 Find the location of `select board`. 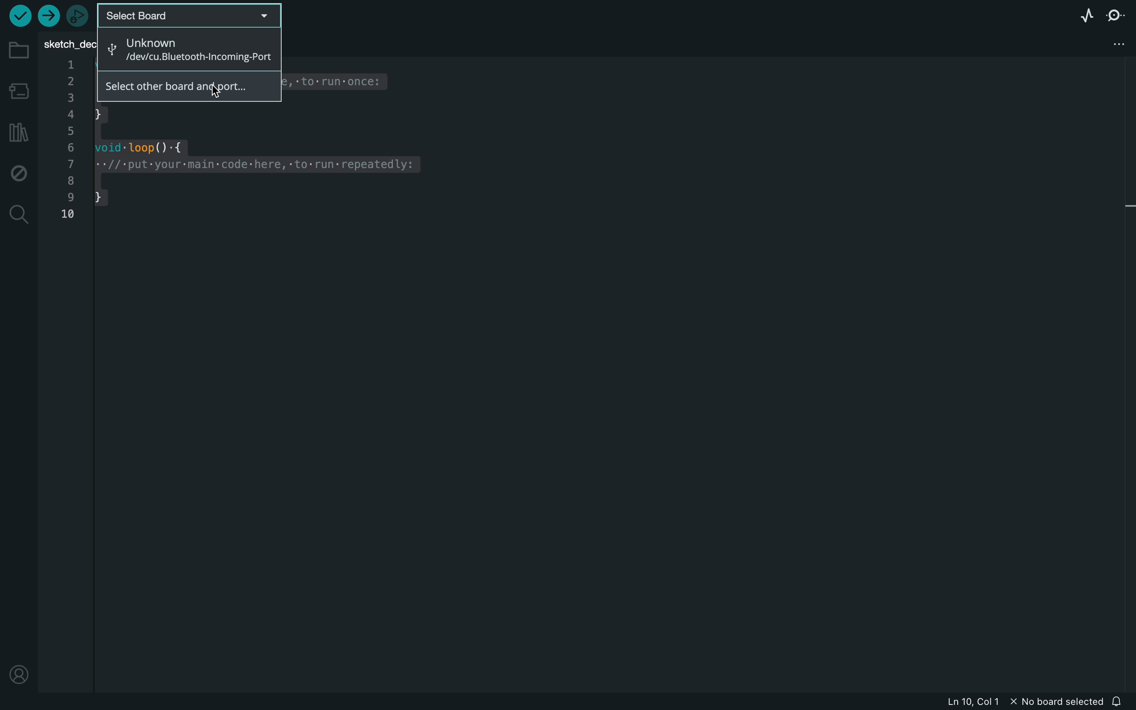

select board is located at coordinates (190, 15).